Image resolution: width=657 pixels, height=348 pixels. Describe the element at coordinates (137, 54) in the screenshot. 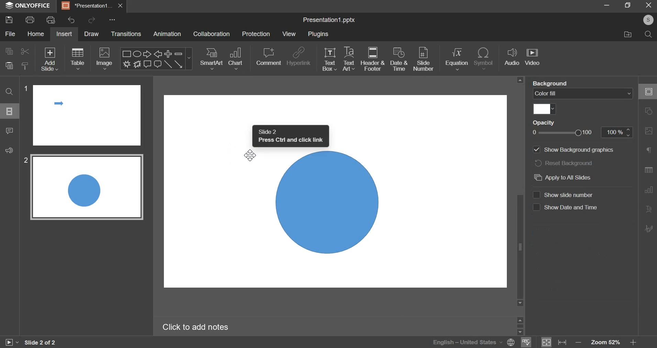

I see `Ellipse` at that location.